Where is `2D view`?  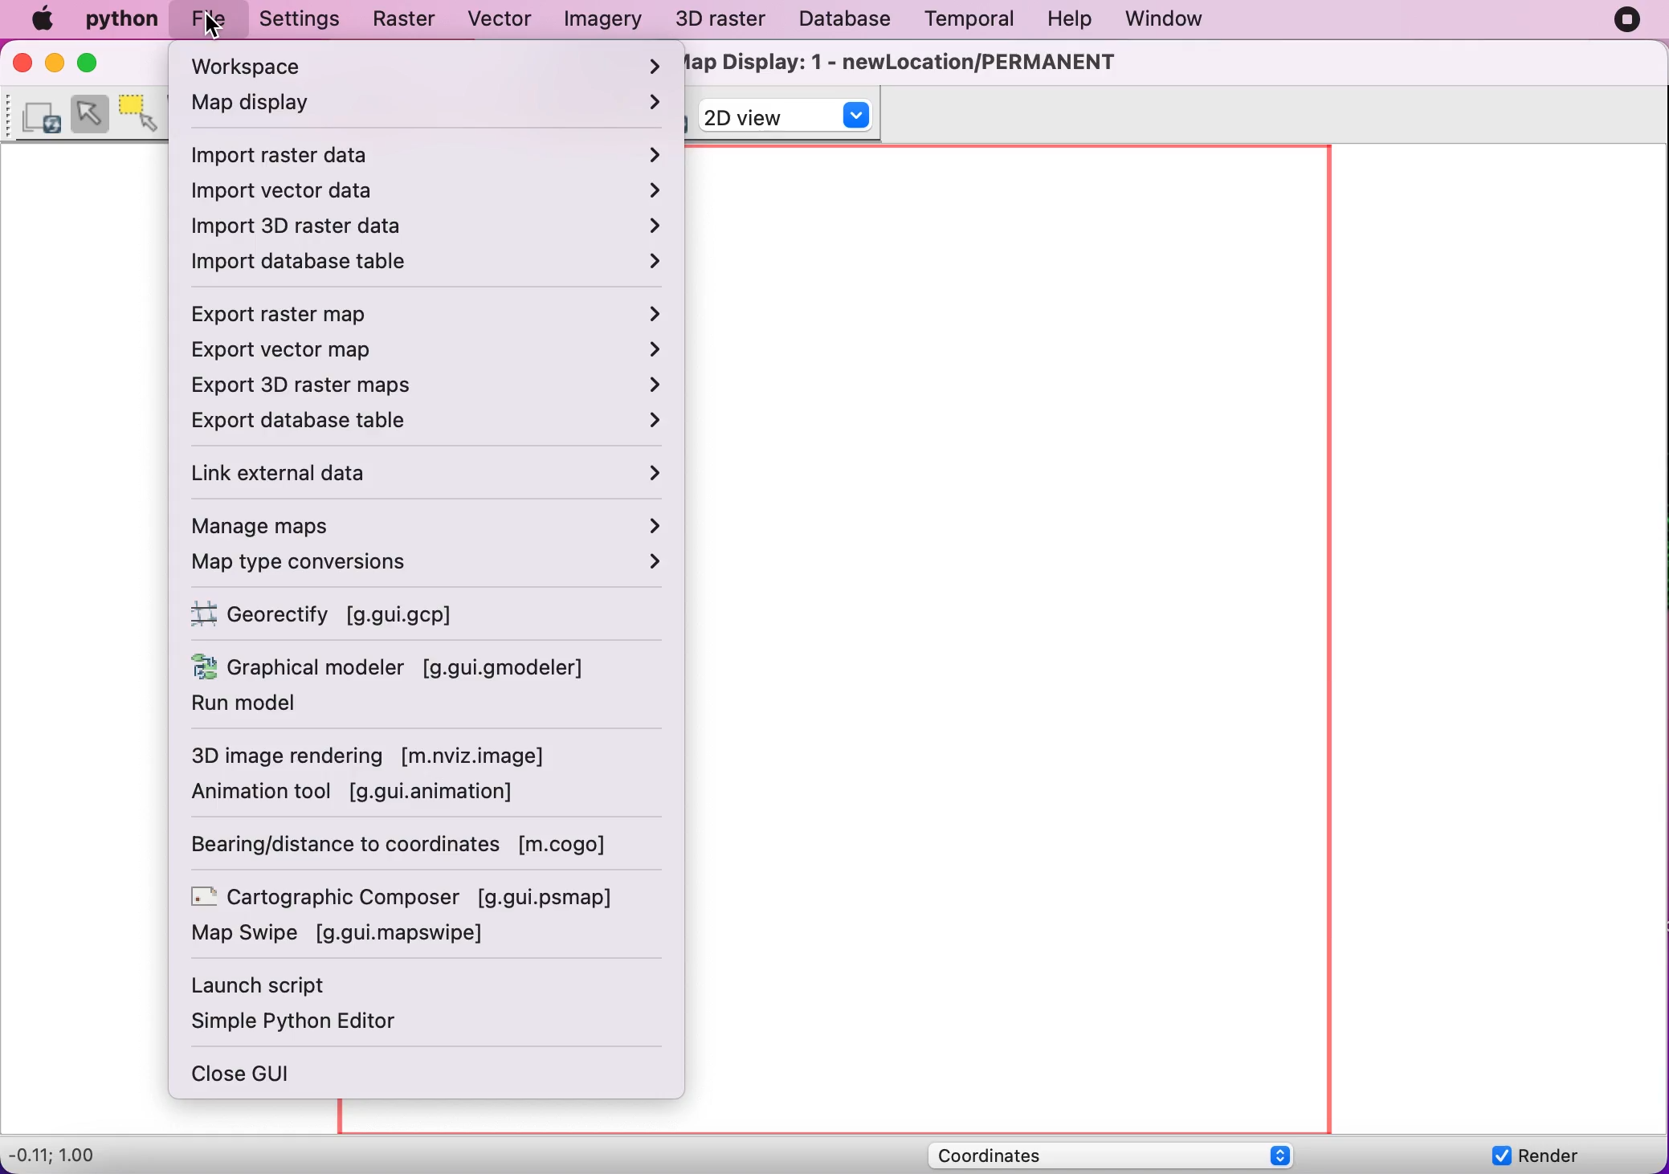 2D view is located at coordinates (790, 117).